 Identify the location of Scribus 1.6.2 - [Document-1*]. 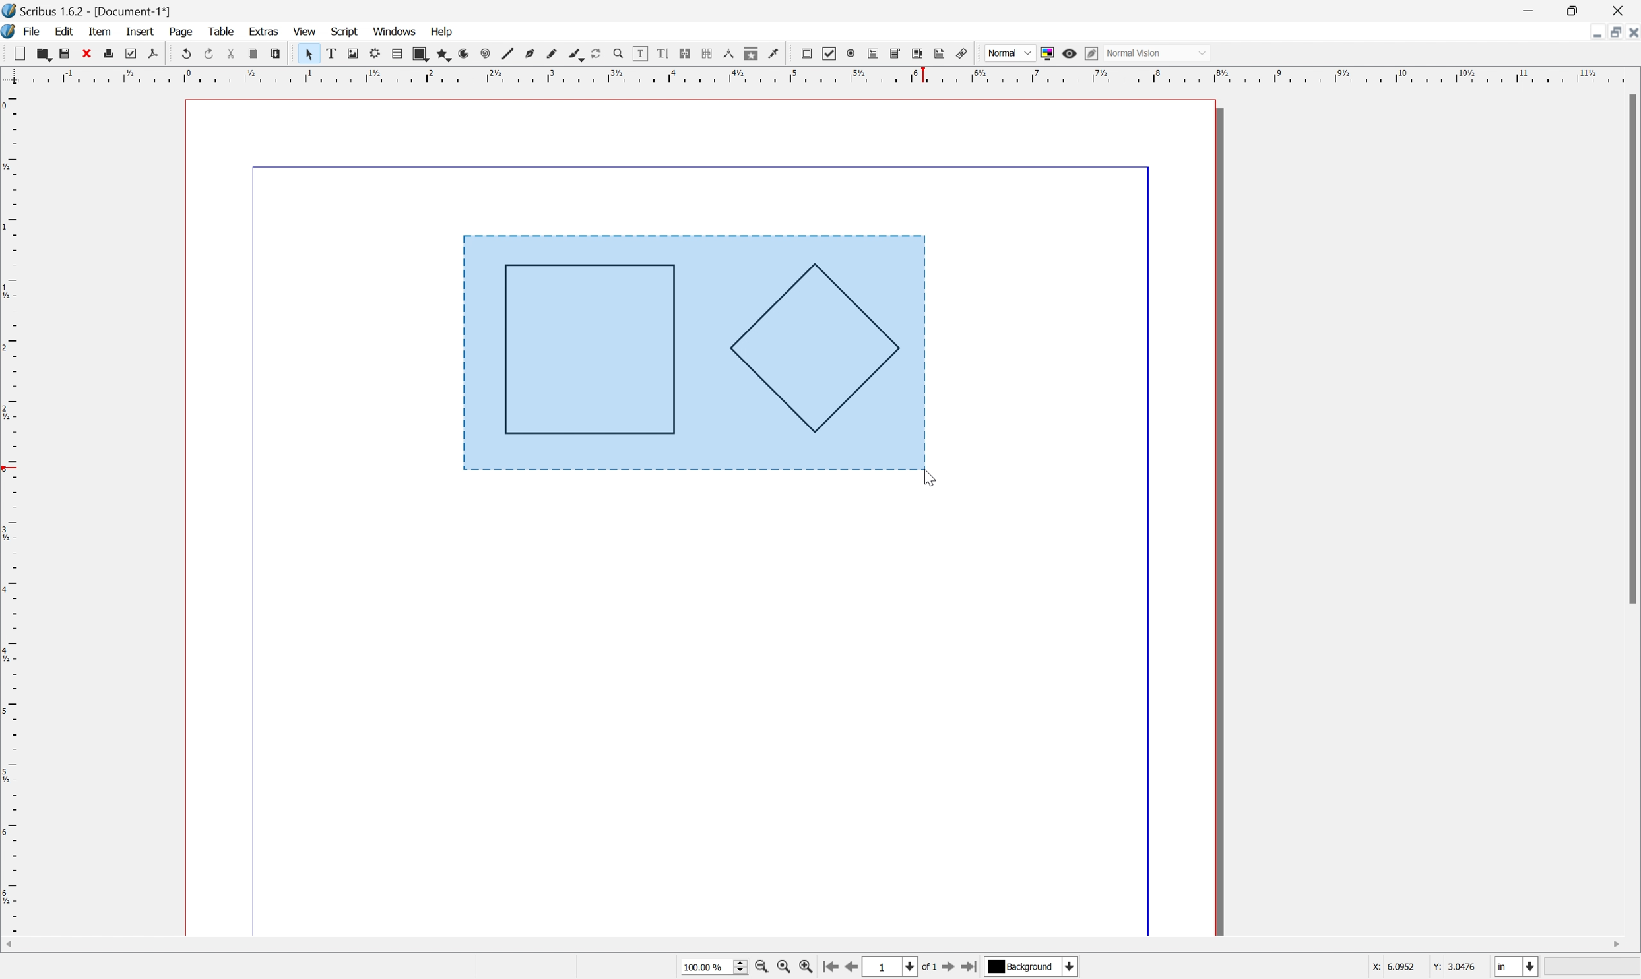
(105, 10).